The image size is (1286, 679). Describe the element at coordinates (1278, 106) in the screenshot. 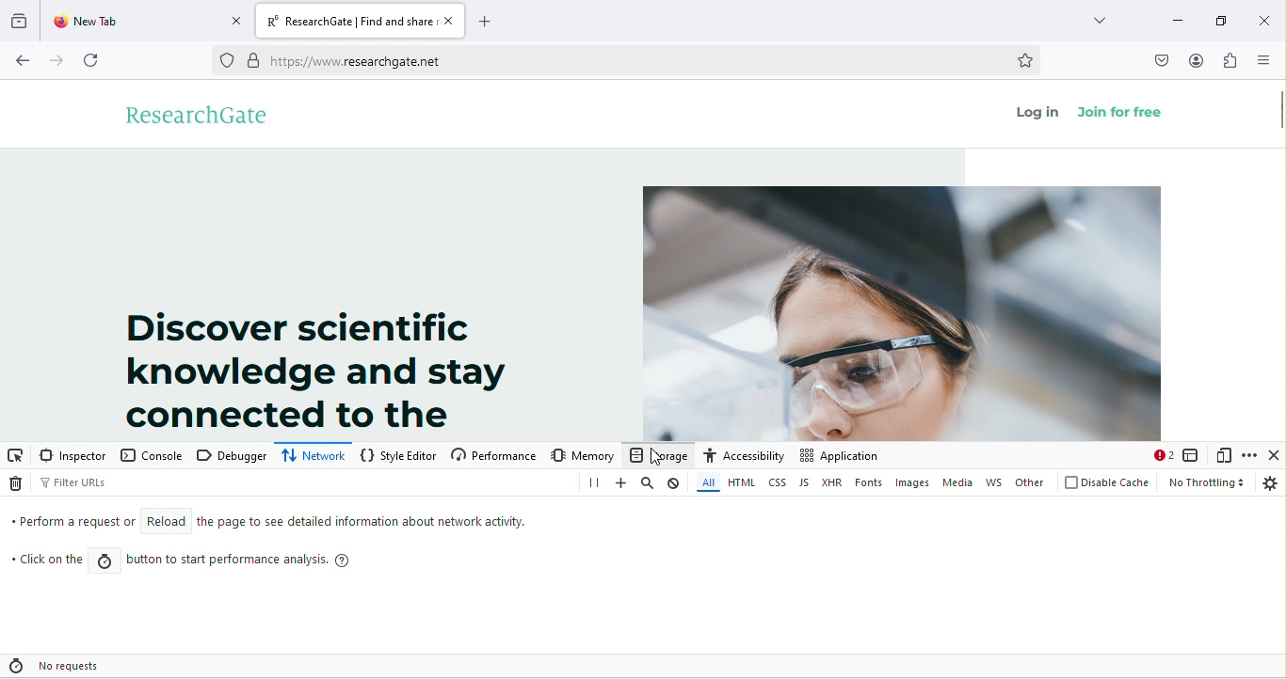

I see `vertical scroll bar` at that location.